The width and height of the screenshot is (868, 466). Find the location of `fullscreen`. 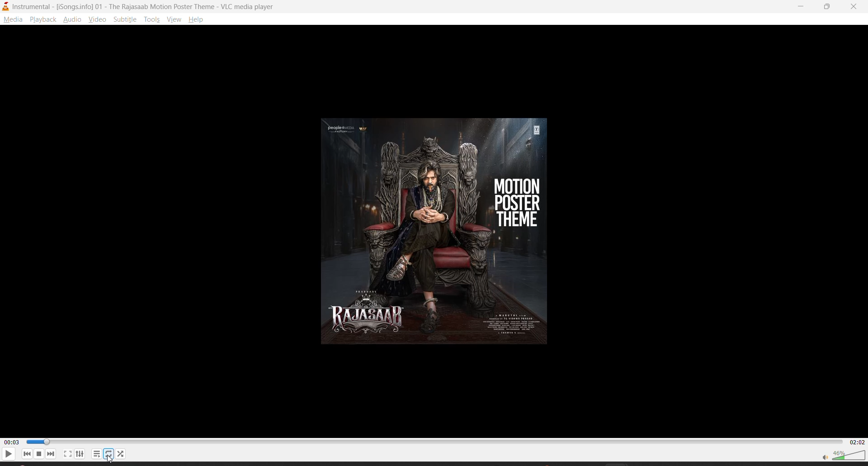

fullscreen is located at coordinates (68, 454).